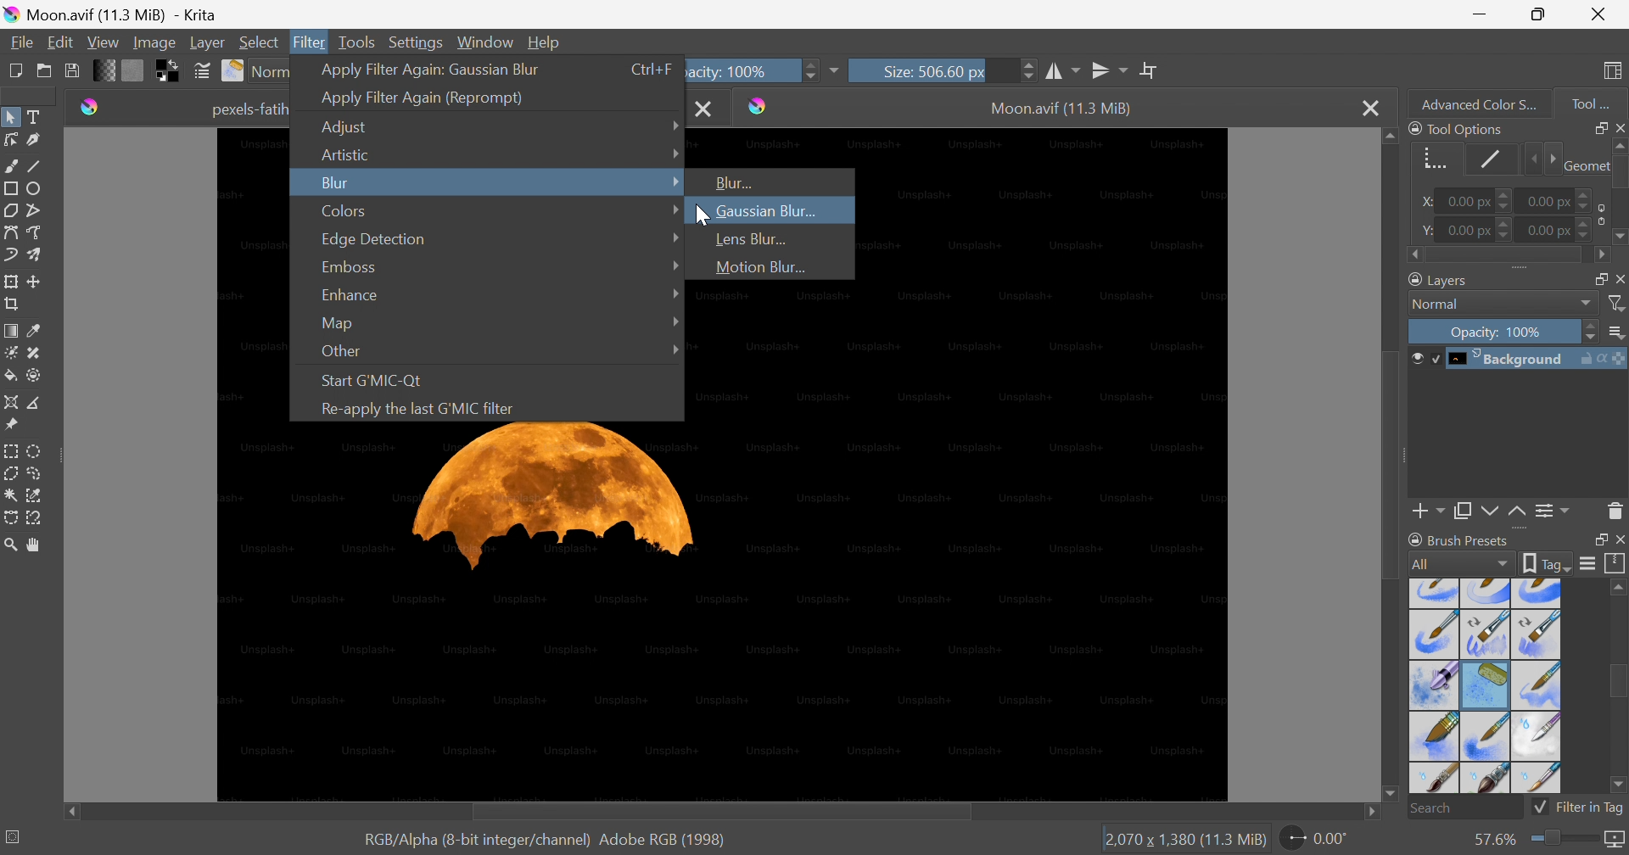 Image resolution: width=1629 pixels, height=855 pixels. What do you see at coordinates (729, 182) in the screenshot?
I see `Blur...` at bounding box center [729, 182].